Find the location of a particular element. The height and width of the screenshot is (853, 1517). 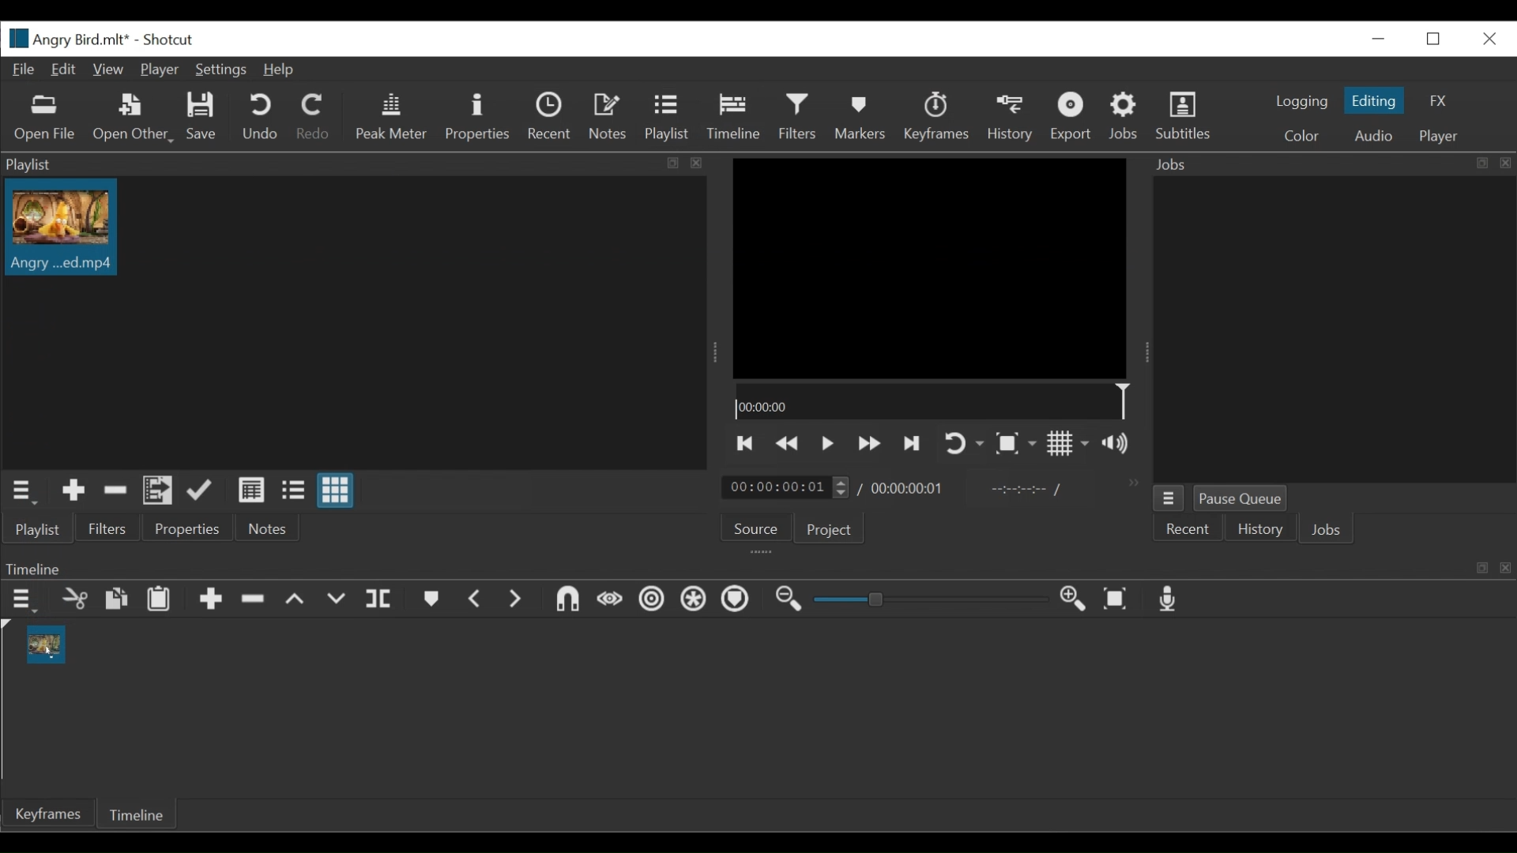

Redo is located at coordinates (312, 116).